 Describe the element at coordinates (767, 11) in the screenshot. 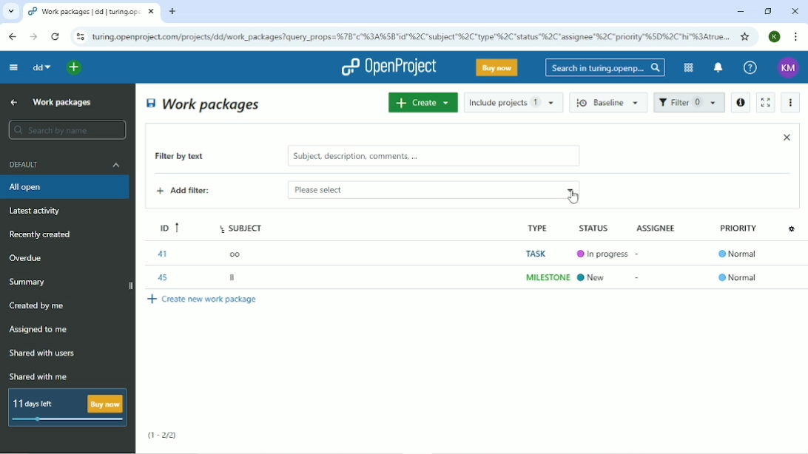

I see `Restore down` at that location.